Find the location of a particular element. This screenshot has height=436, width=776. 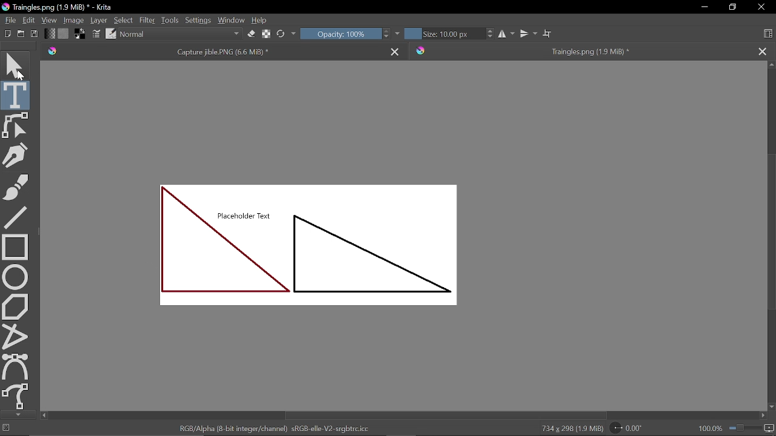

Image is located at coordinates (75, 20).